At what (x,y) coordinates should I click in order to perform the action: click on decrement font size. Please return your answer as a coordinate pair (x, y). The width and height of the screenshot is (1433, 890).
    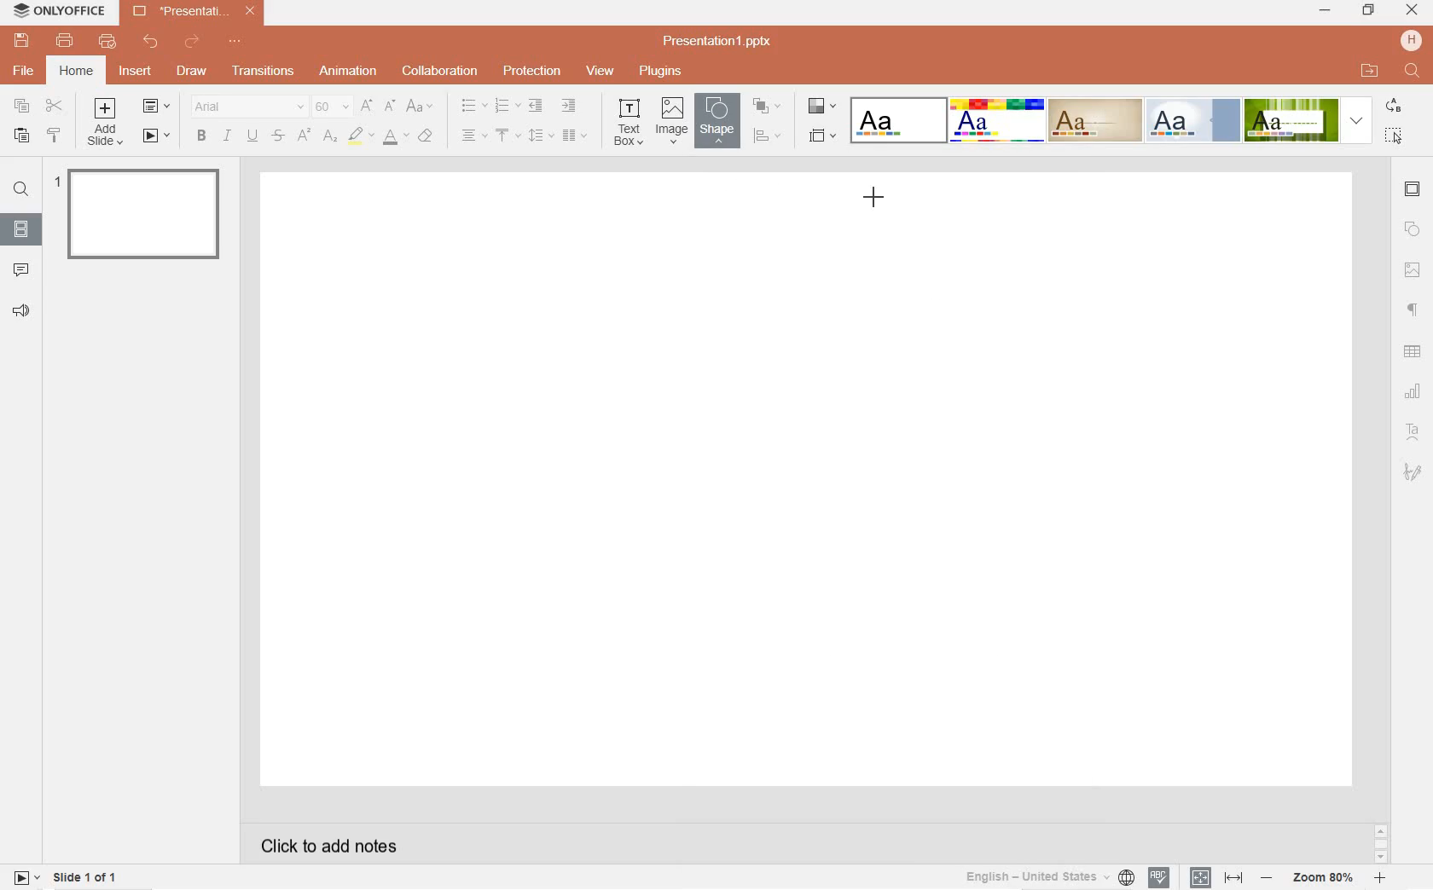
    Looking at the image, I should click on (391, 105).